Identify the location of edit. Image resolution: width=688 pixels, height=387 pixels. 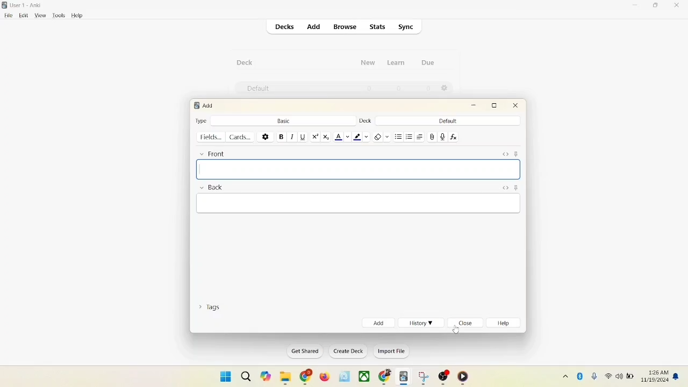
(22, 15).